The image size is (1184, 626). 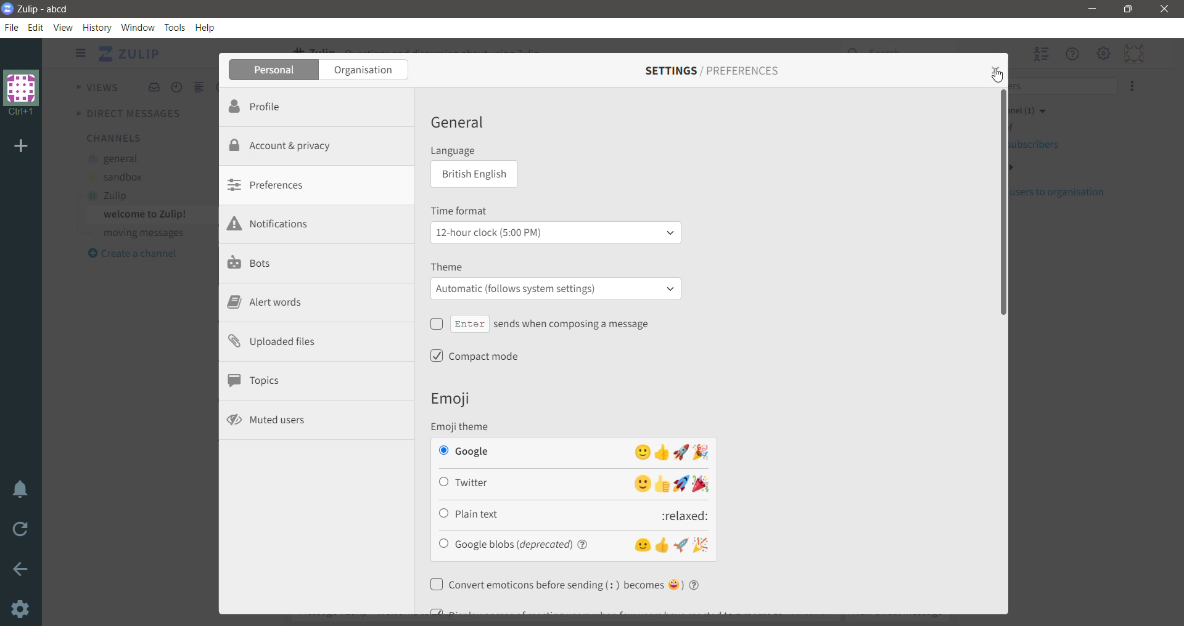 What do you see at coordinates (199, 87) in the screenshot?
I see `Combined feed` at bounding box center [199, 87].